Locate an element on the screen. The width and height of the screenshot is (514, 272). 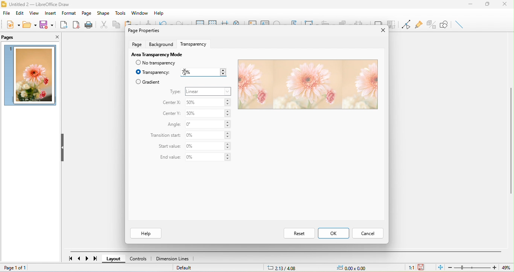
print is located at coordinates (88, 24).